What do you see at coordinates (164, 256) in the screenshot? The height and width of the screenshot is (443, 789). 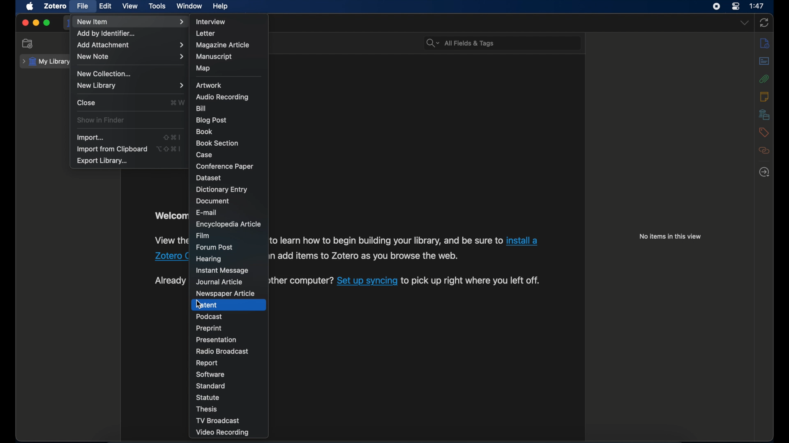 I see `zotero` at bounding box center [164, 256].